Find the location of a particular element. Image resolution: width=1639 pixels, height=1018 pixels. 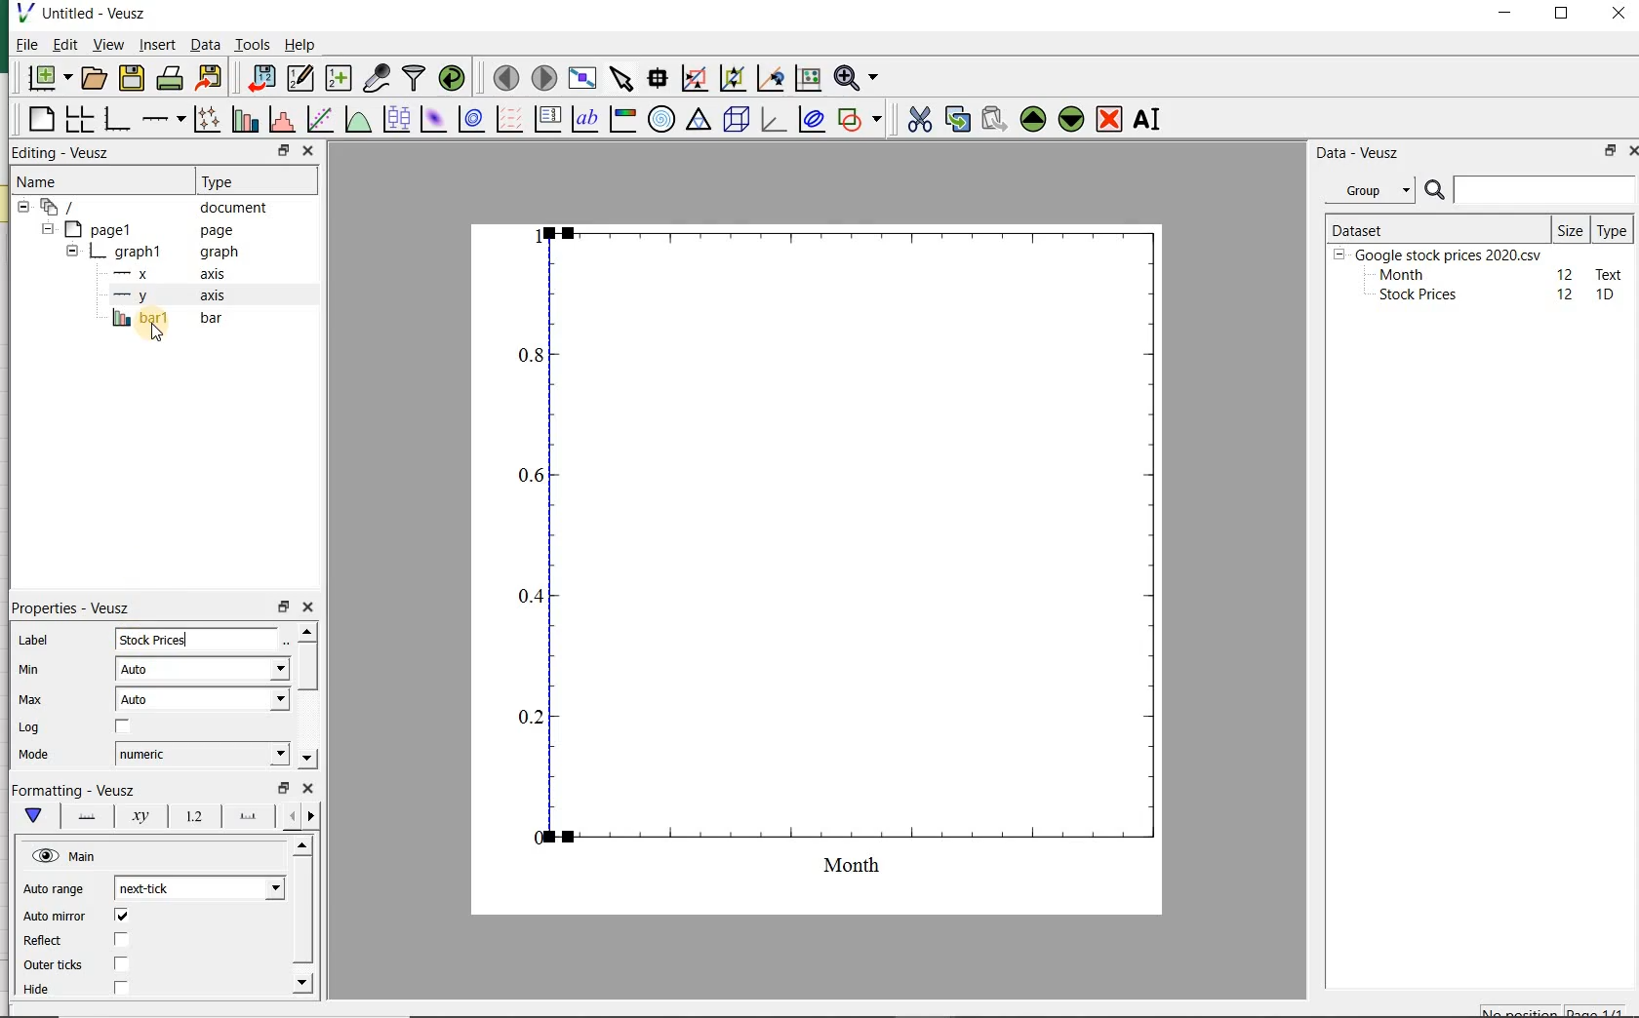

Data - Veusz is located at coordinates (1359, 152).